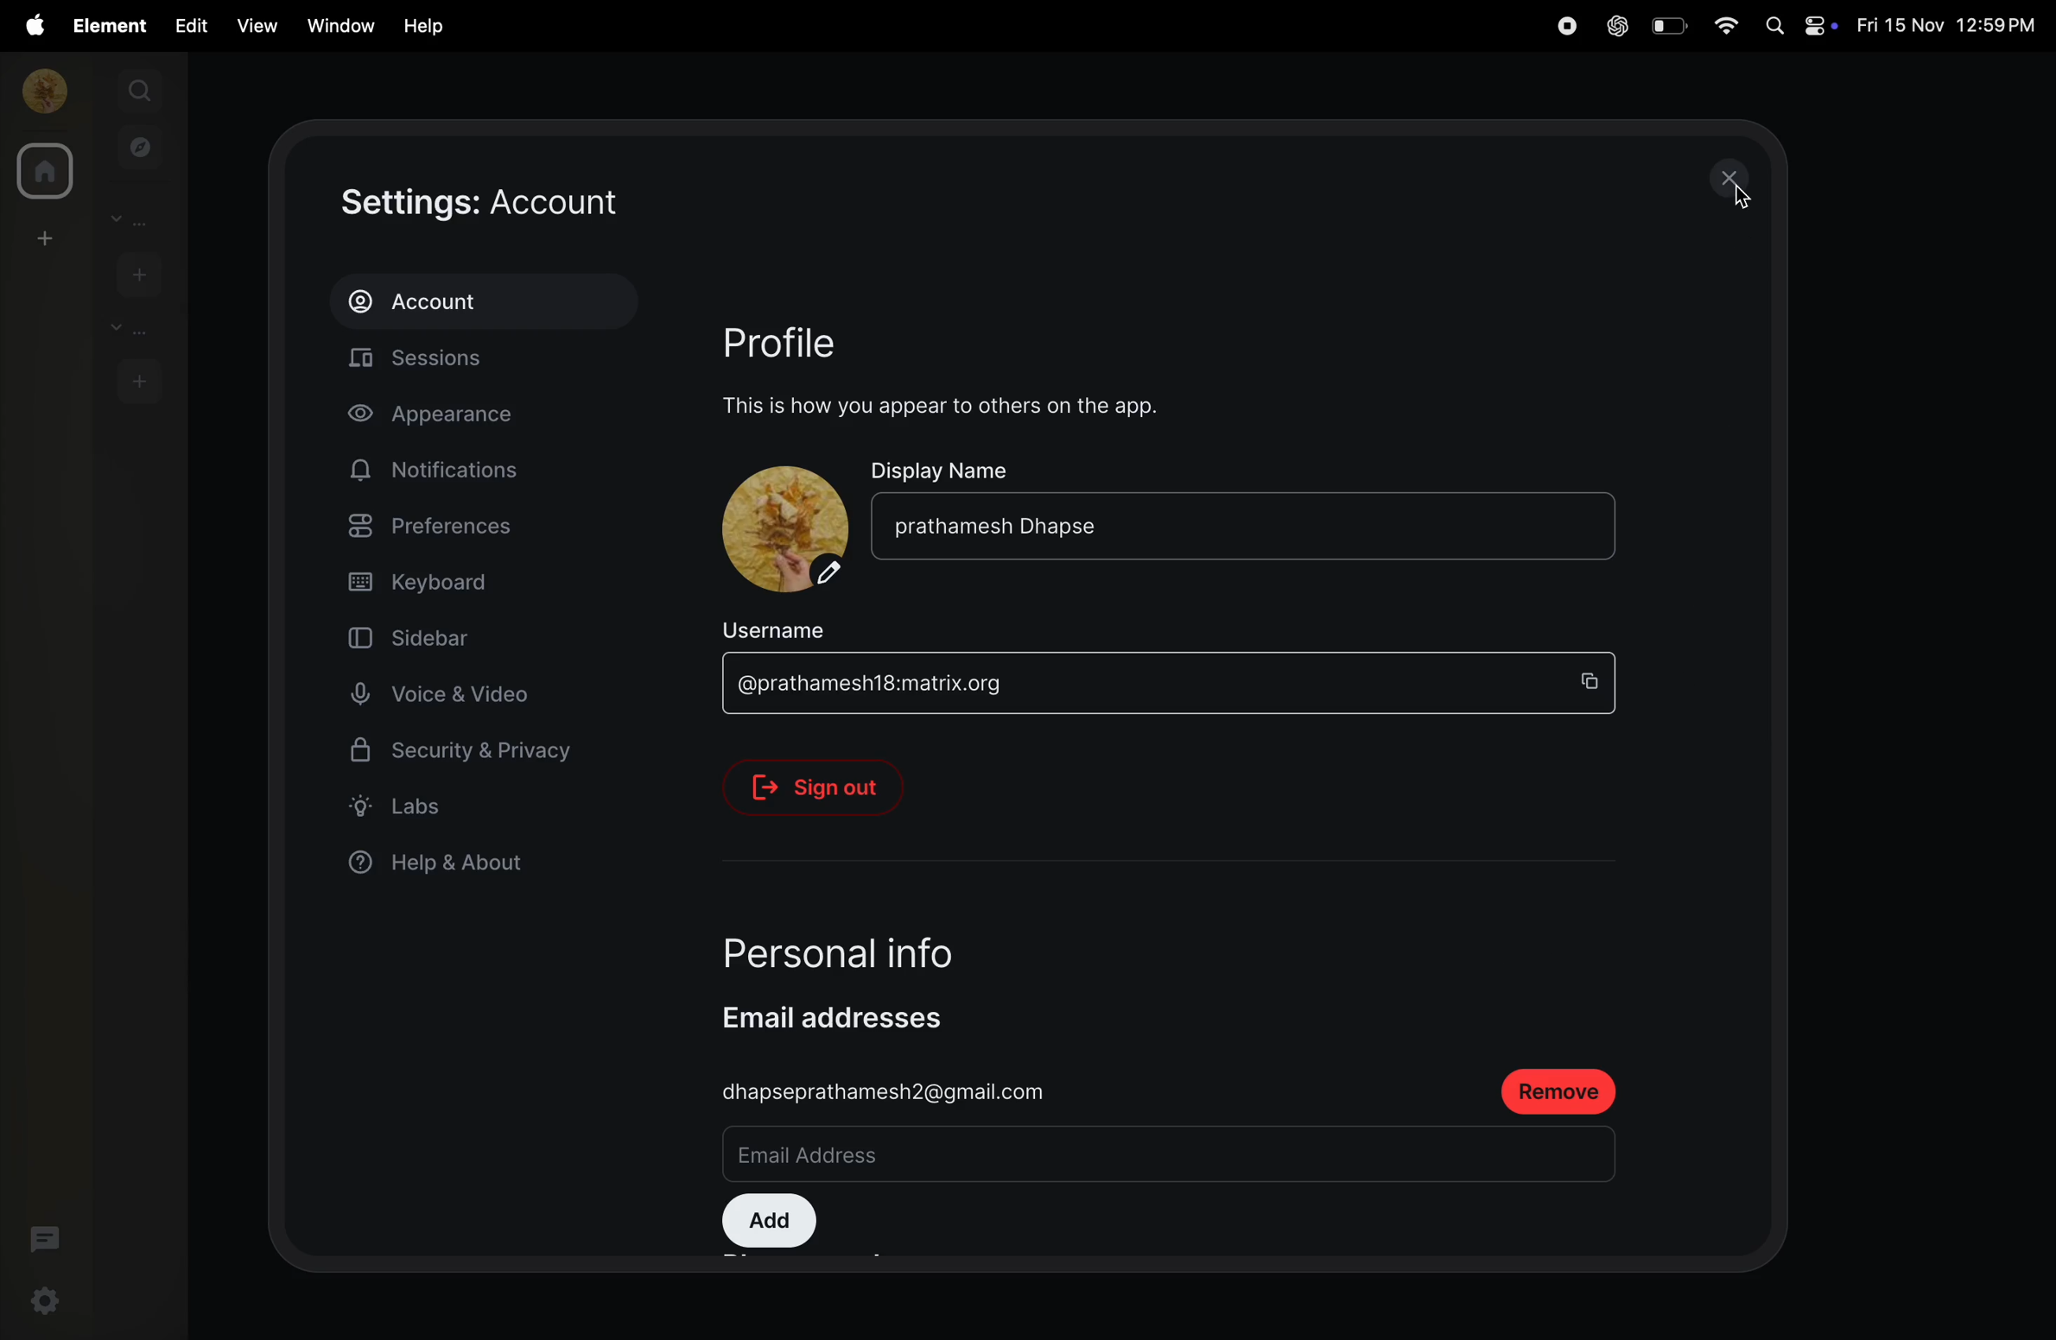 Image resolution: width=2056 pixels, height=1340 pixels. What do you see at coordinates (783, 524) in the screenshot?
I see `profile name` at bounding box center [783, 524].